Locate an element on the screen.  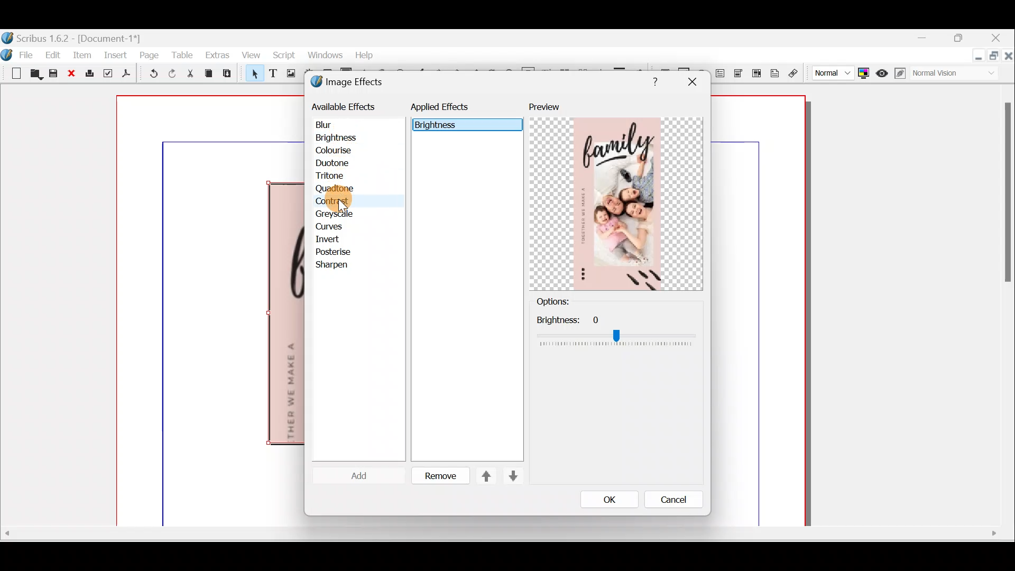
Maximise is located at coordinates (995, 57).